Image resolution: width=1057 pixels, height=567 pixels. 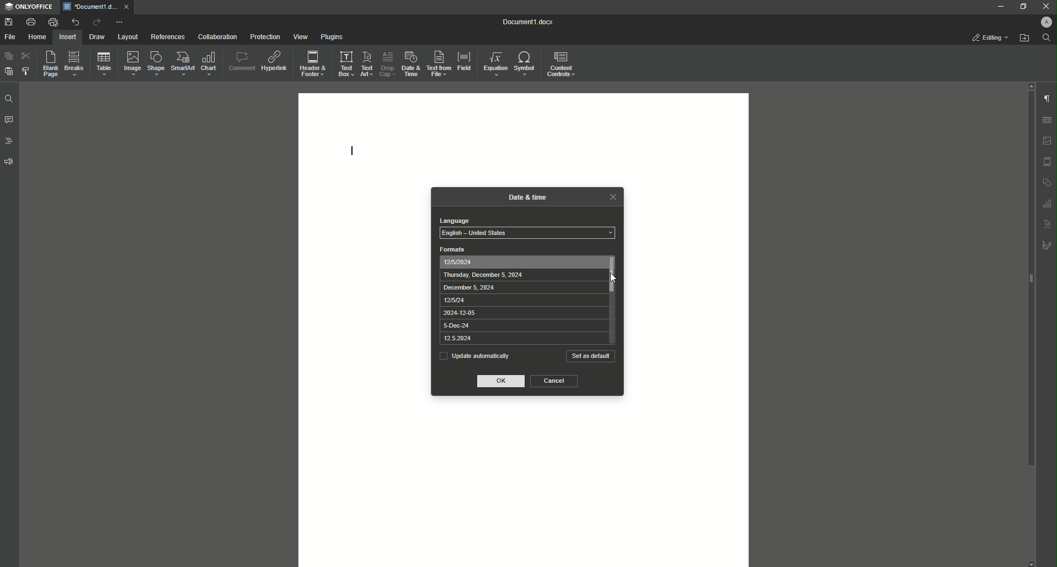 I want to click on Editing, so click(x=990, y=38).